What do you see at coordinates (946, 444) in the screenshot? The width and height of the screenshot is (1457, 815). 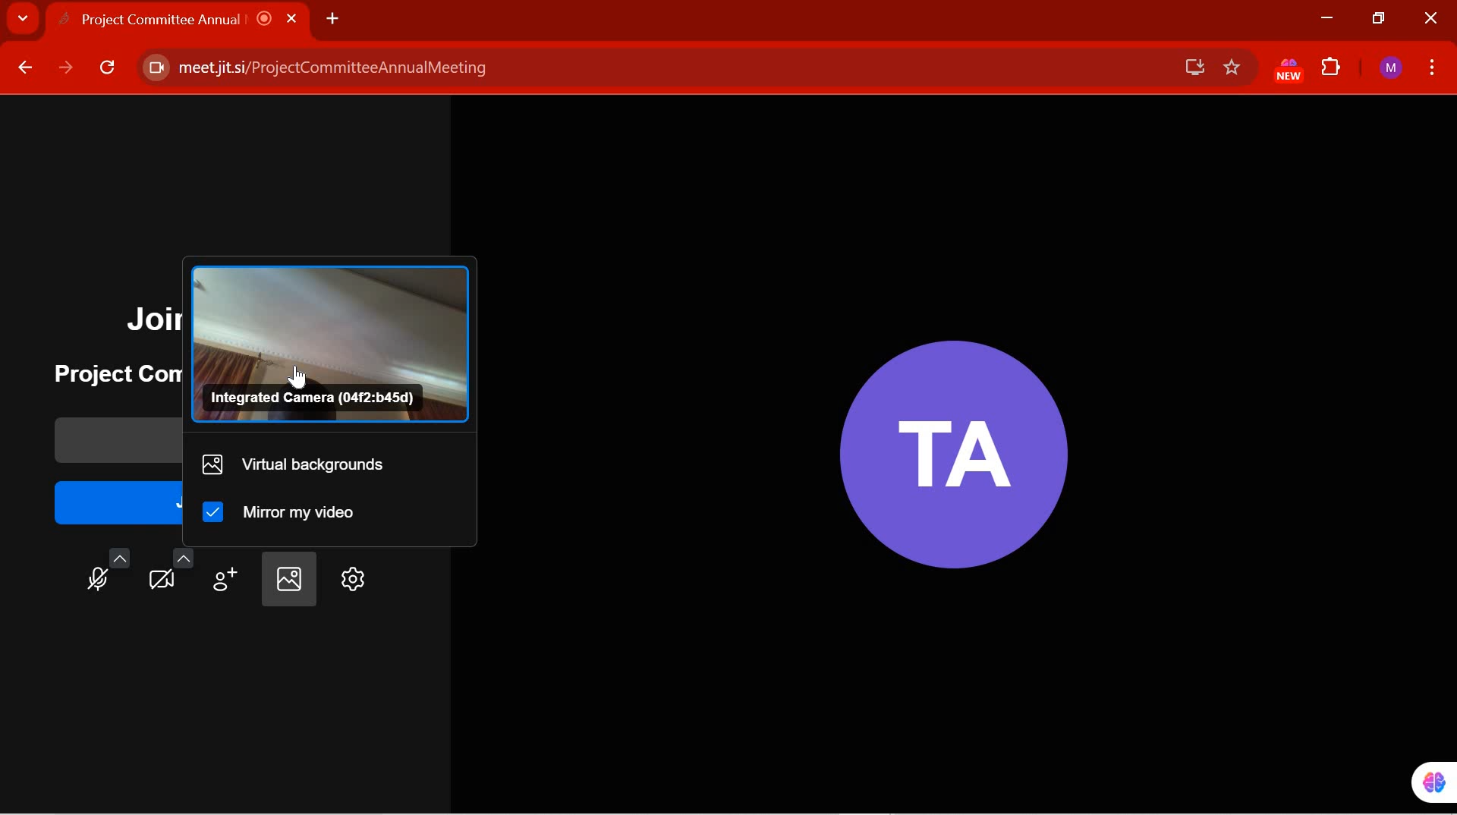 I see `Participant Initials` at bounding box center [946, 444].